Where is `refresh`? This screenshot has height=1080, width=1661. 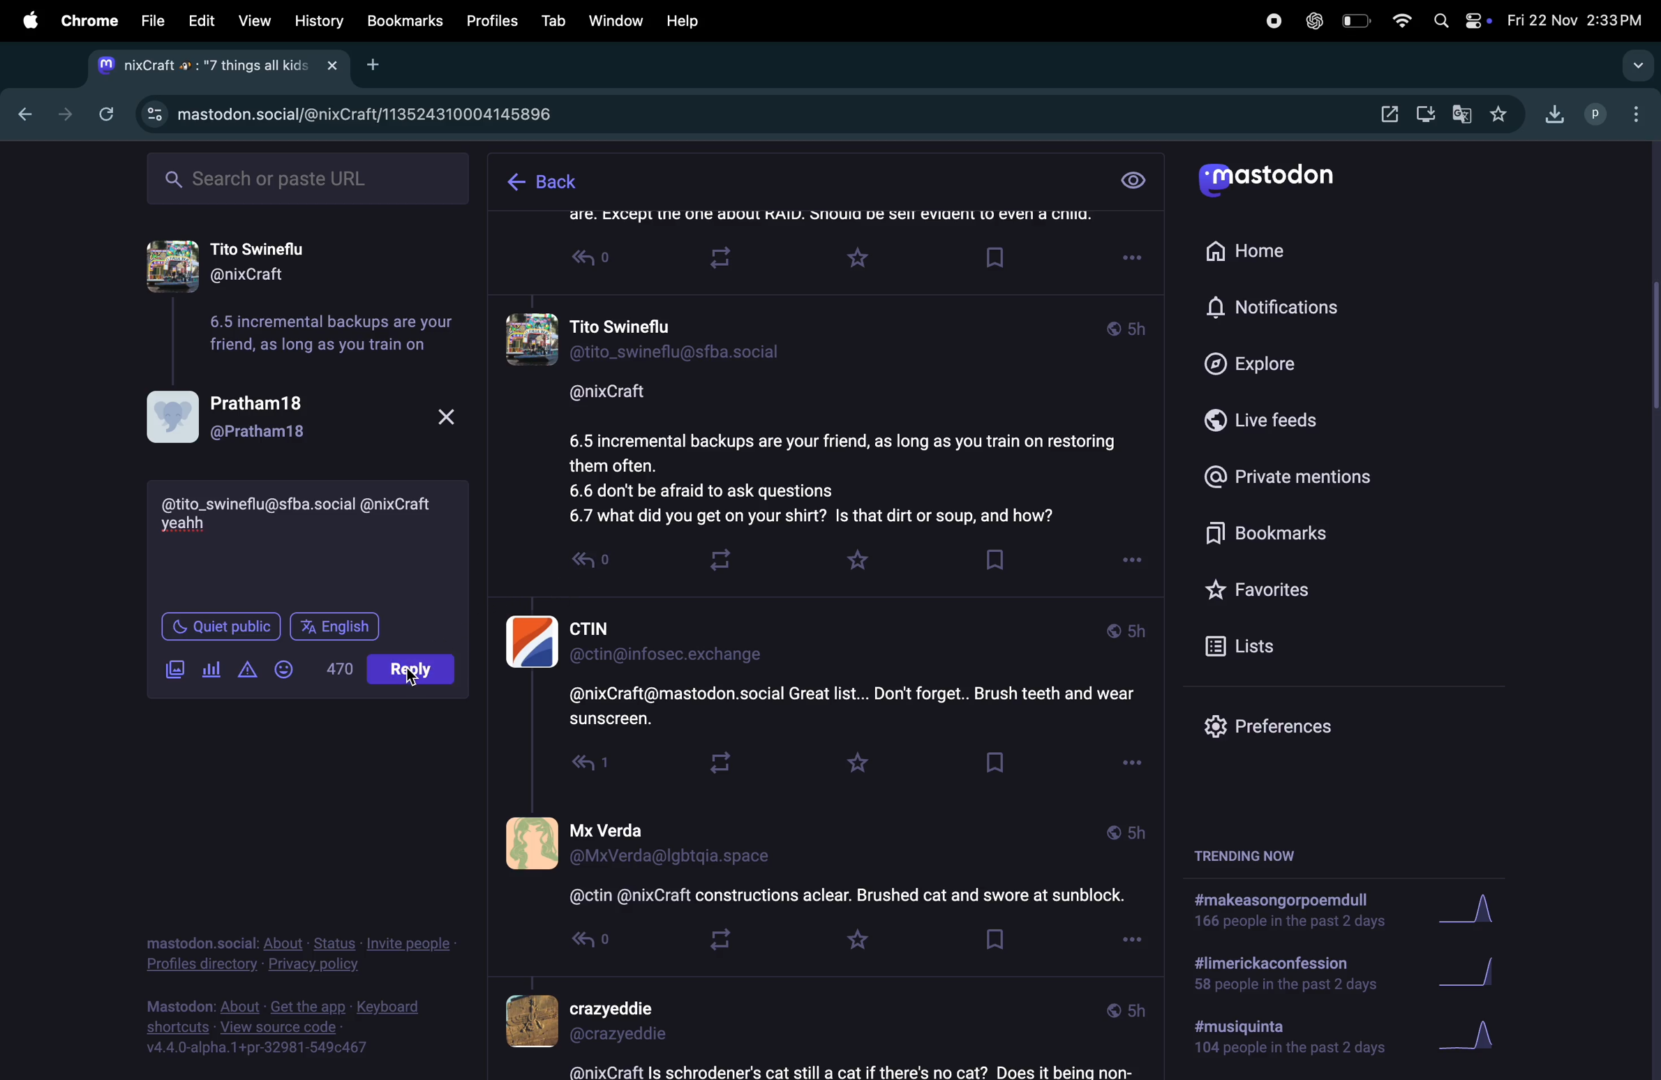 refresh is located at coordinates (106, 114).